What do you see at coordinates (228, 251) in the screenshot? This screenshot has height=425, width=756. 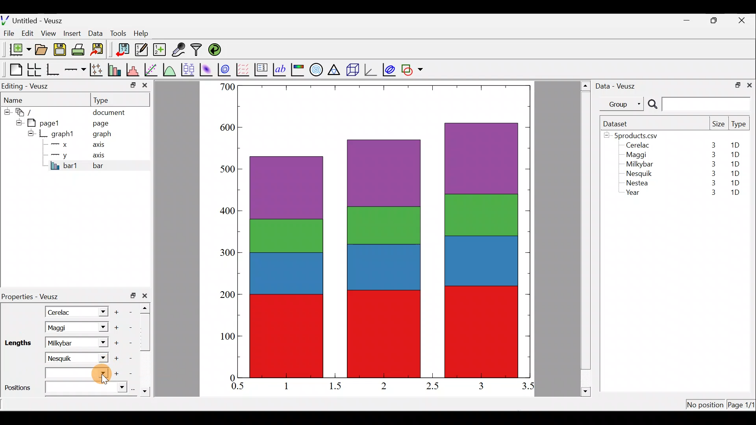 I see `300` at bounding box center [228, 251].